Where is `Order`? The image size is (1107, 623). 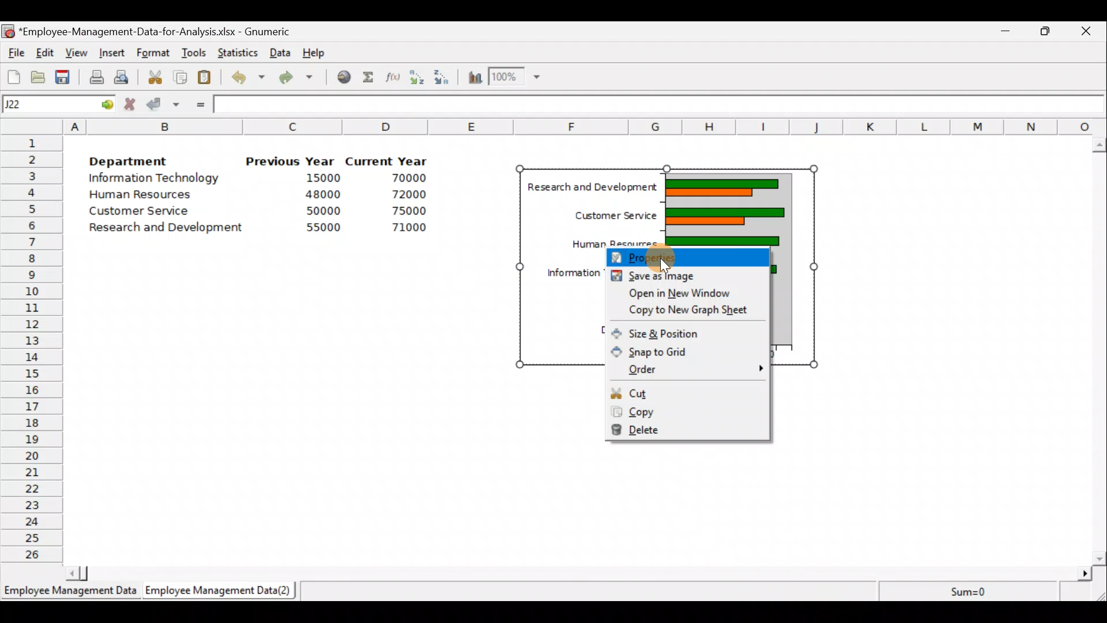 Order is located at coordinates (688, 370).